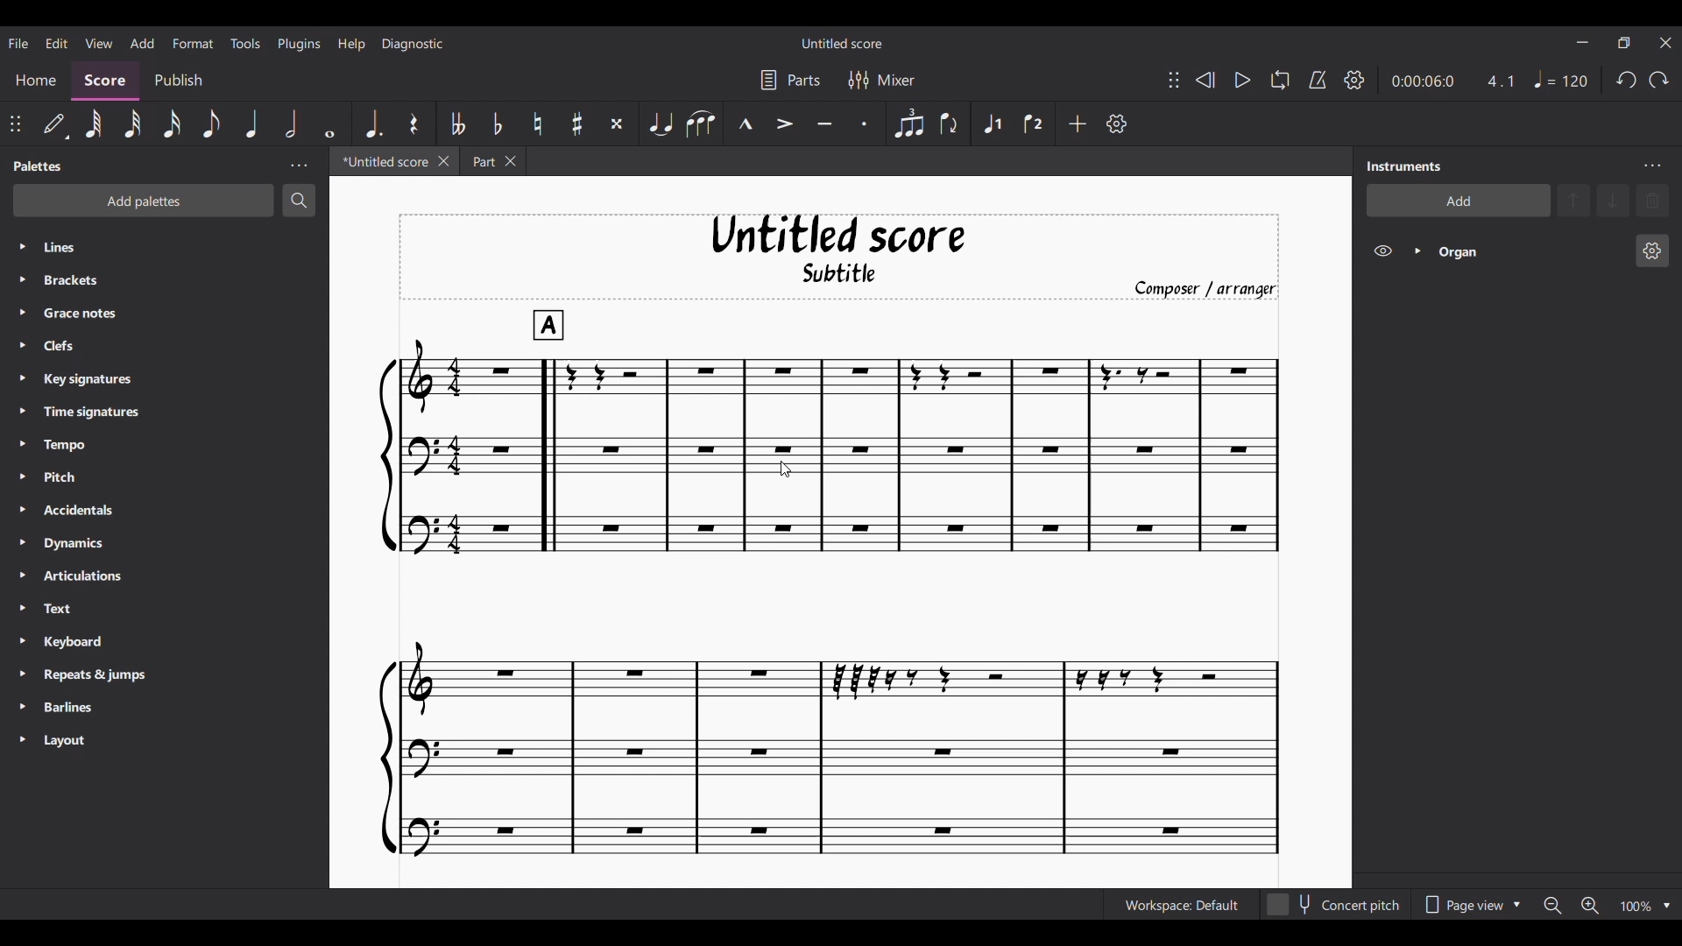  Describe the element at coordinates (840, 257) in the screenshot. I see `Title, sub-title, and composer name of score` at that location.